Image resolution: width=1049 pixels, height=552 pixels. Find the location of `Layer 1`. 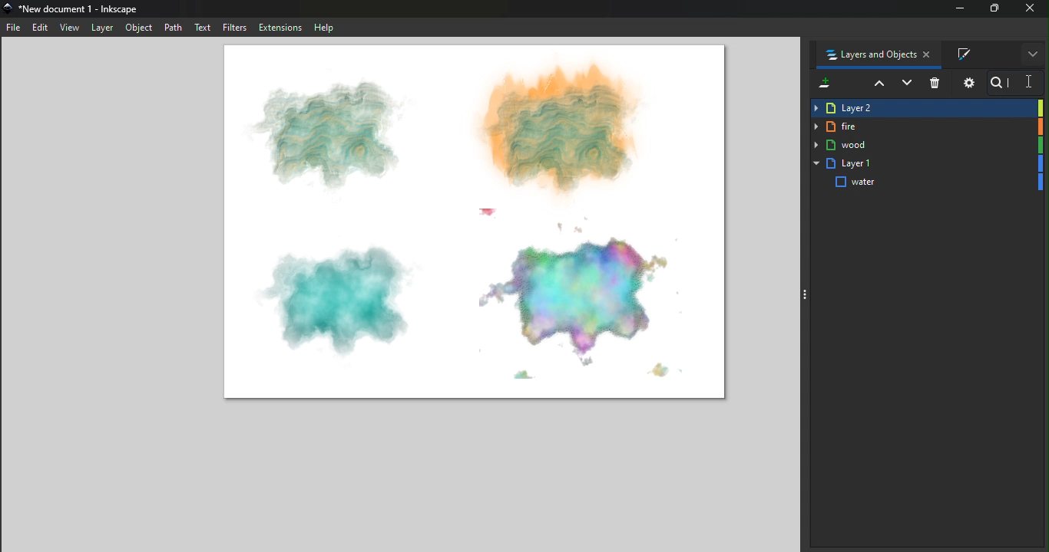

Layer 1 is located at coordinates (928, 164).